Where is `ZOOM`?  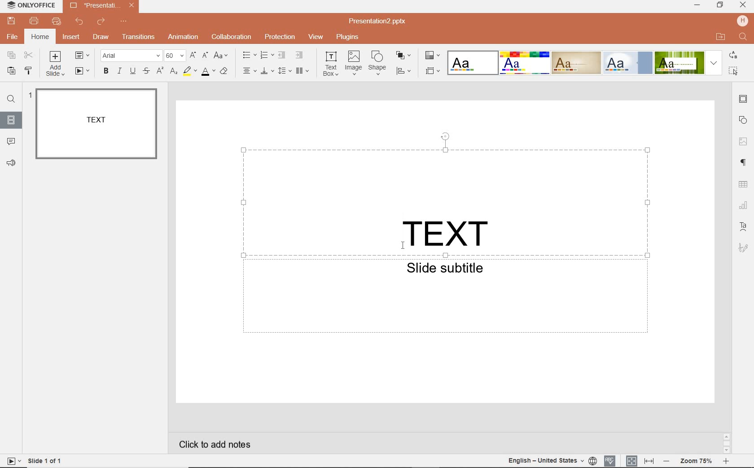
ZOOM is located at coordinates (695, 461).